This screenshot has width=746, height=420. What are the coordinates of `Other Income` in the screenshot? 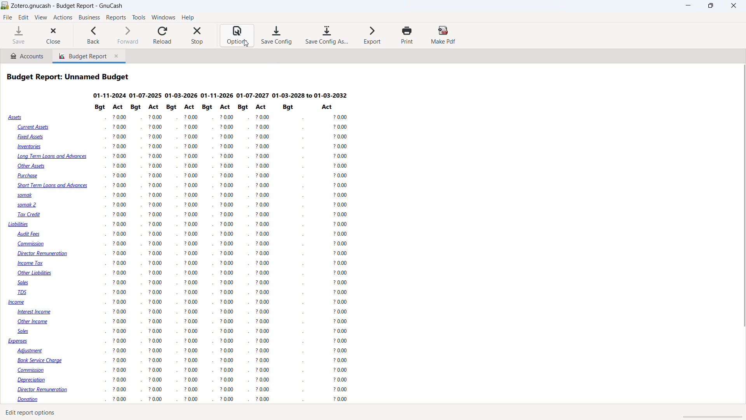 It's located at (35, 322).